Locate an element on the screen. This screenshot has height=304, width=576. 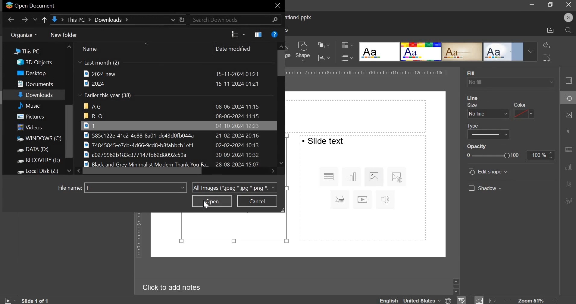
fit to window is located at coordinates (479, 300).